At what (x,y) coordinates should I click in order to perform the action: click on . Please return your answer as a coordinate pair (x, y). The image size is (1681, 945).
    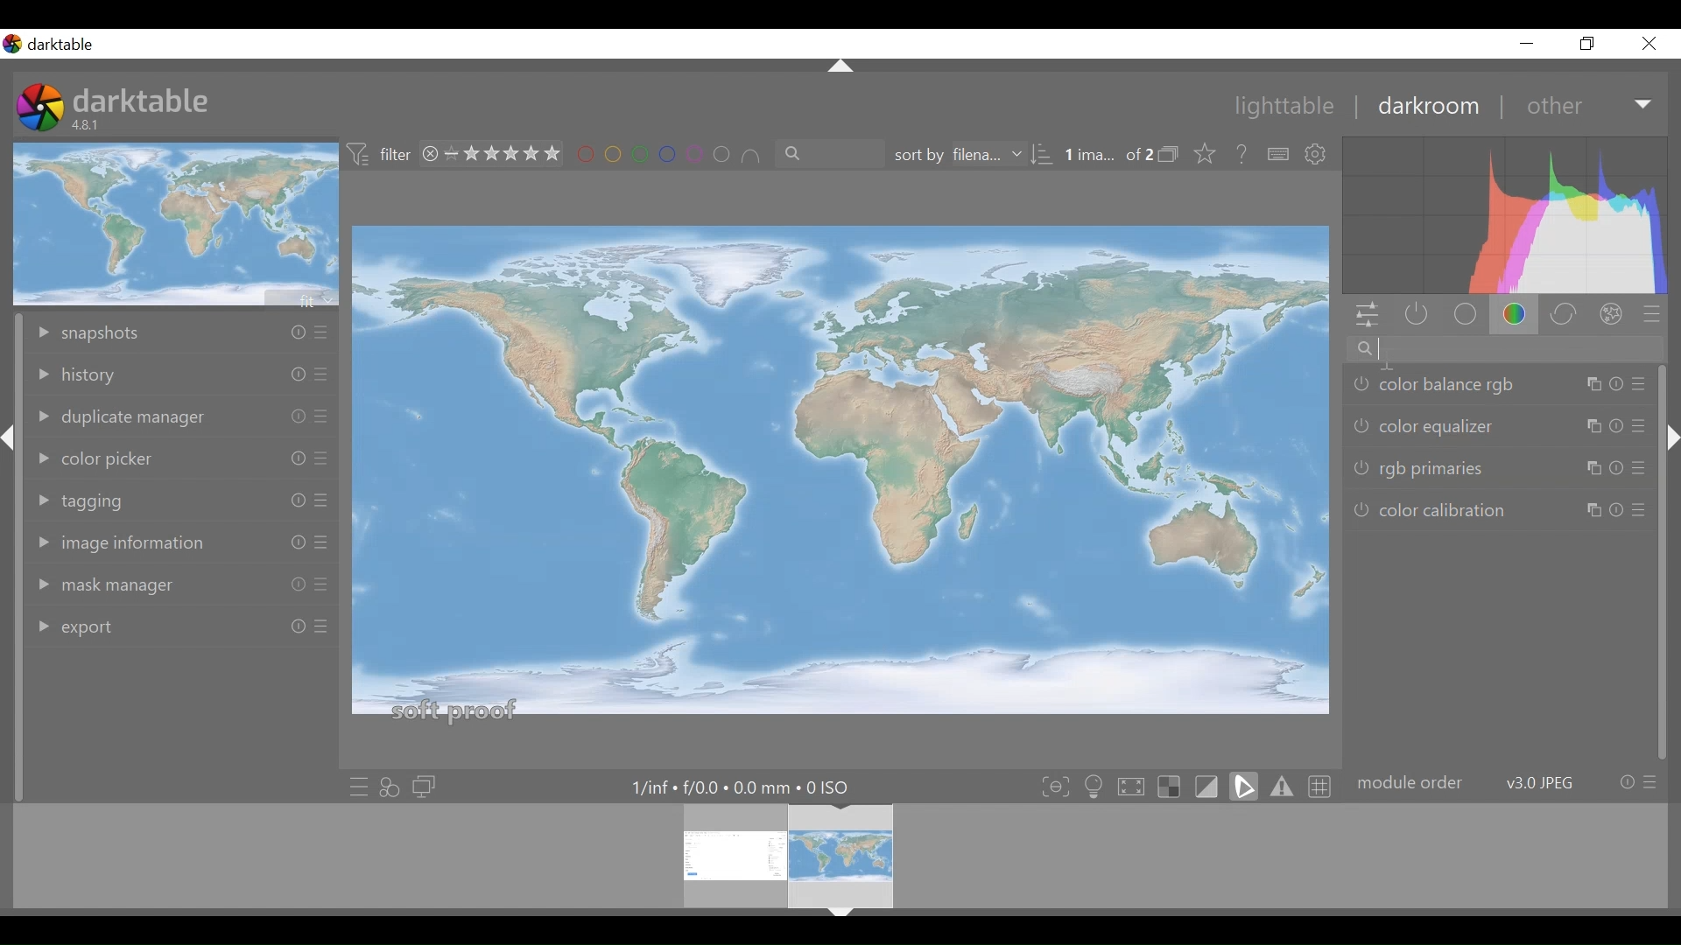
    Looking at the image, I should click on (292, 585).